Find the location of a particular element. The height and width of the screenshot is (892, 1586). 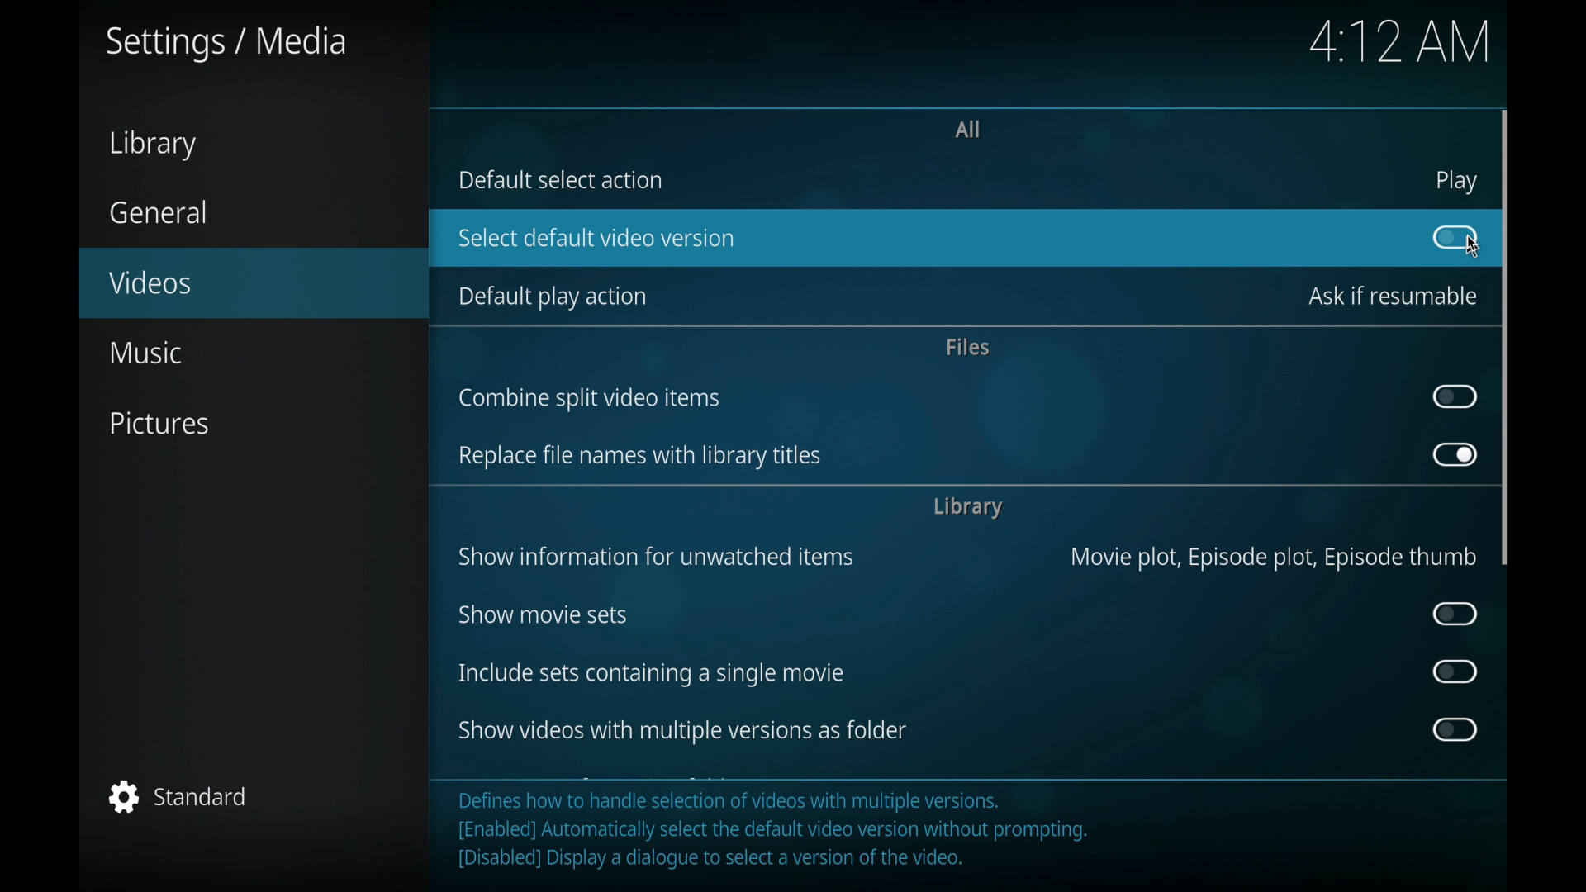

ask if resumable is located at coordinates (1393, 297).